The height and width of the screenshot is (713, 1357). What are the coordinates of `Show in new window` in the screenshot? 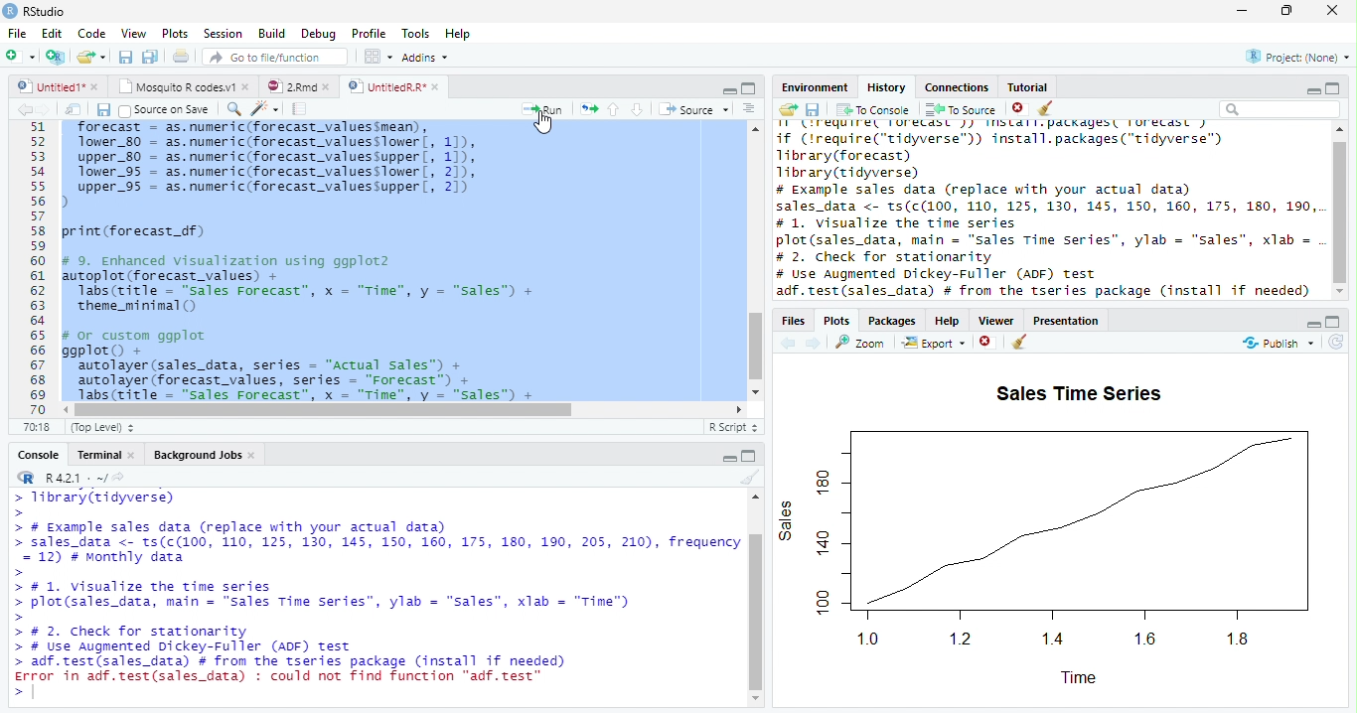 It's located at (74, 109).